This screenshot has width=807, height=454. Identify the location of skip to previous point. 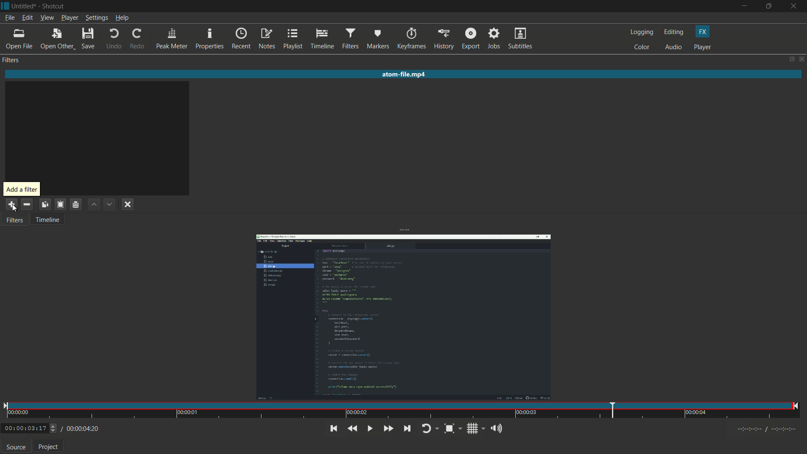
(332, 428).